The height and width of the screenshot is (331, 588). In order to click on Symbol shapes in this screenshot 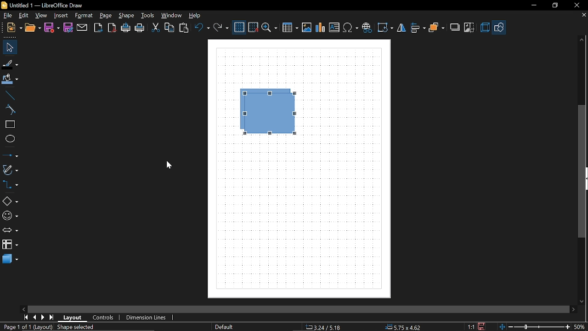, I will do `click(11, 214)`.